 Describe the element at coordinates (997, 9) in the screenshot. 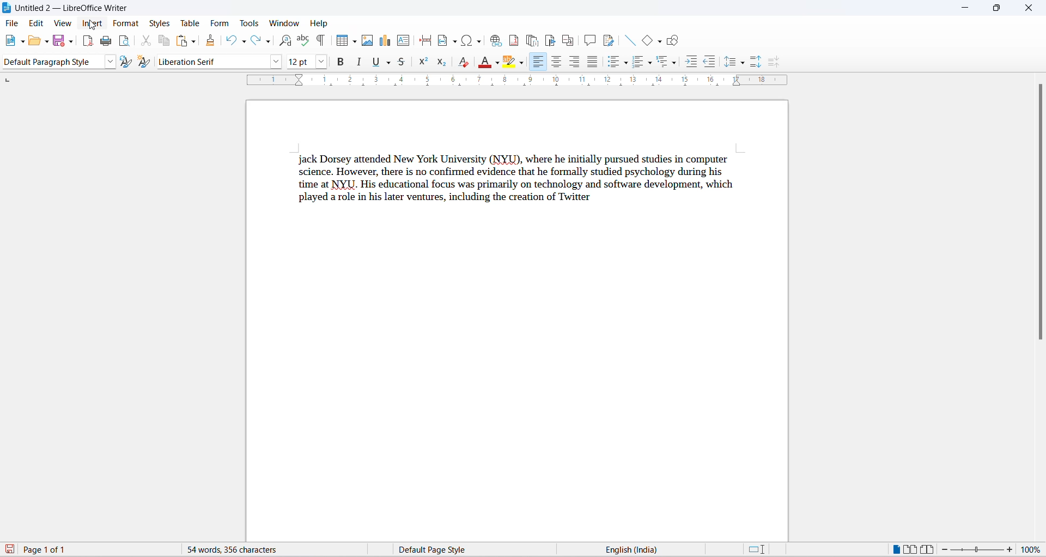

I see `maximize` at that location.